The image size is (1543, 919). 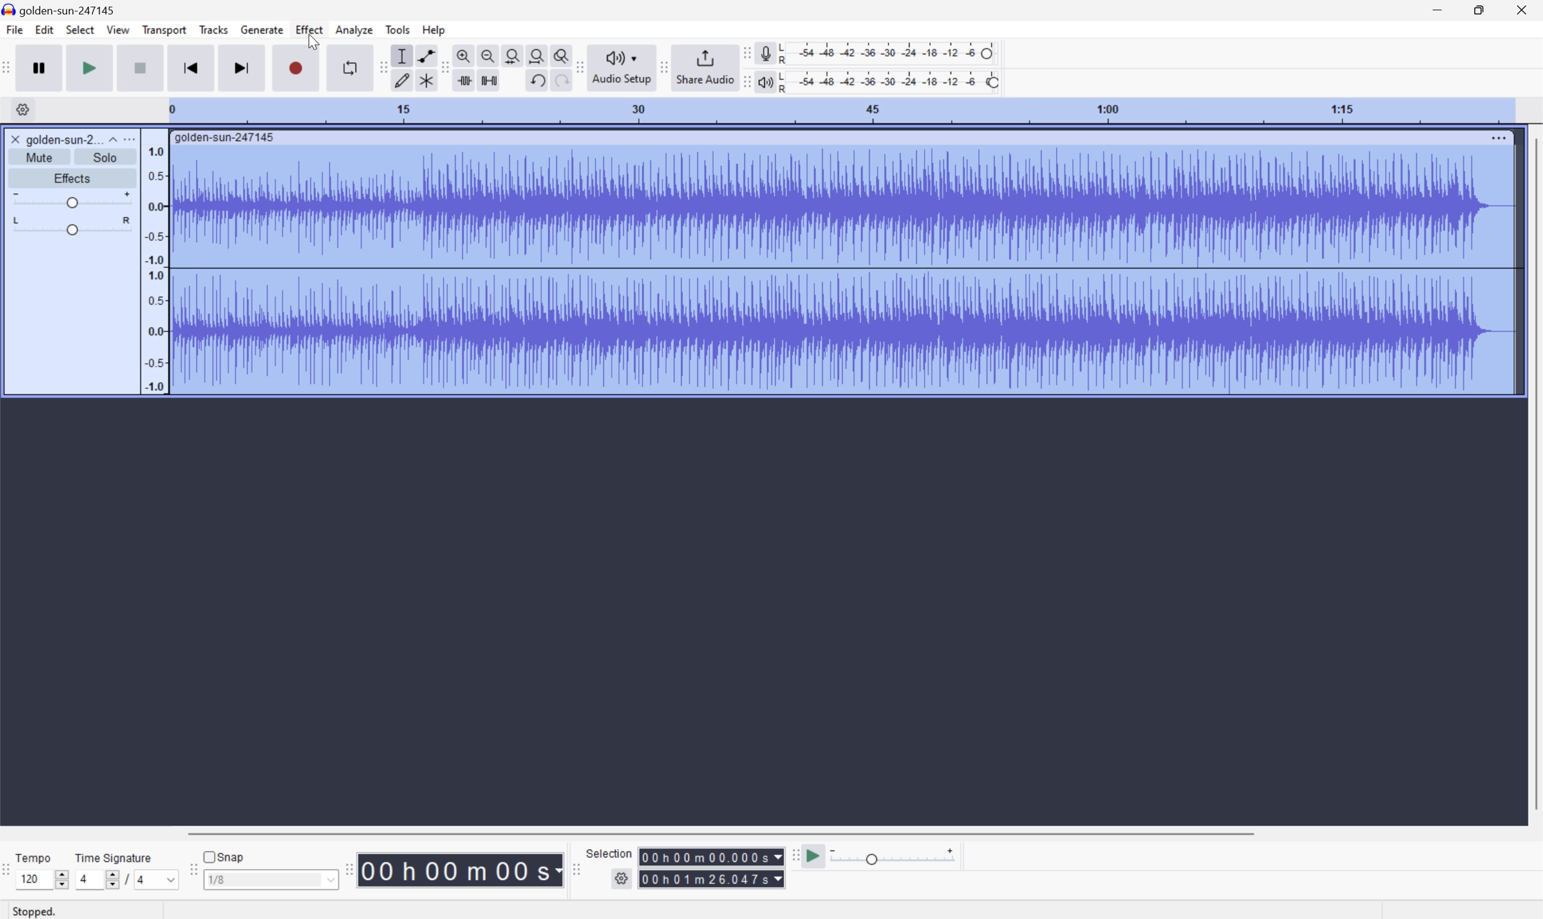 I want to click on Transport, so click(x=164, y=29).